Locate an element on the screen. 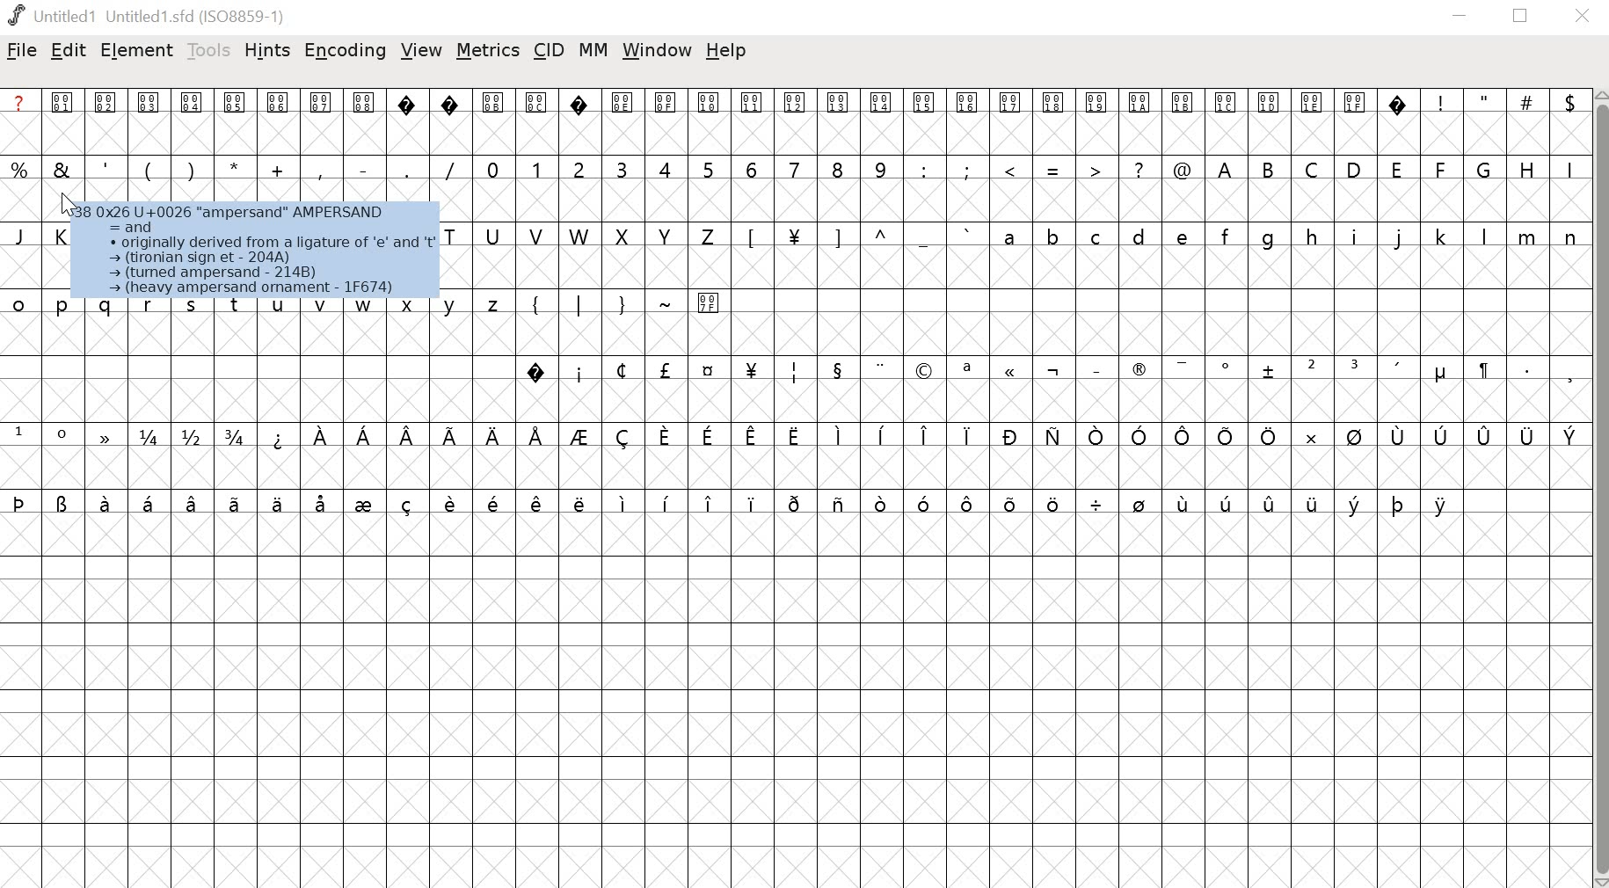 The height and width of the screenshot is (888, 1609). tools is located at coordinates (205, 49).